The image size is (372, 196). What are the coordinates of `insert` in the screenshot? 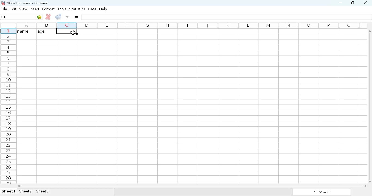 It's located at (35, 9).